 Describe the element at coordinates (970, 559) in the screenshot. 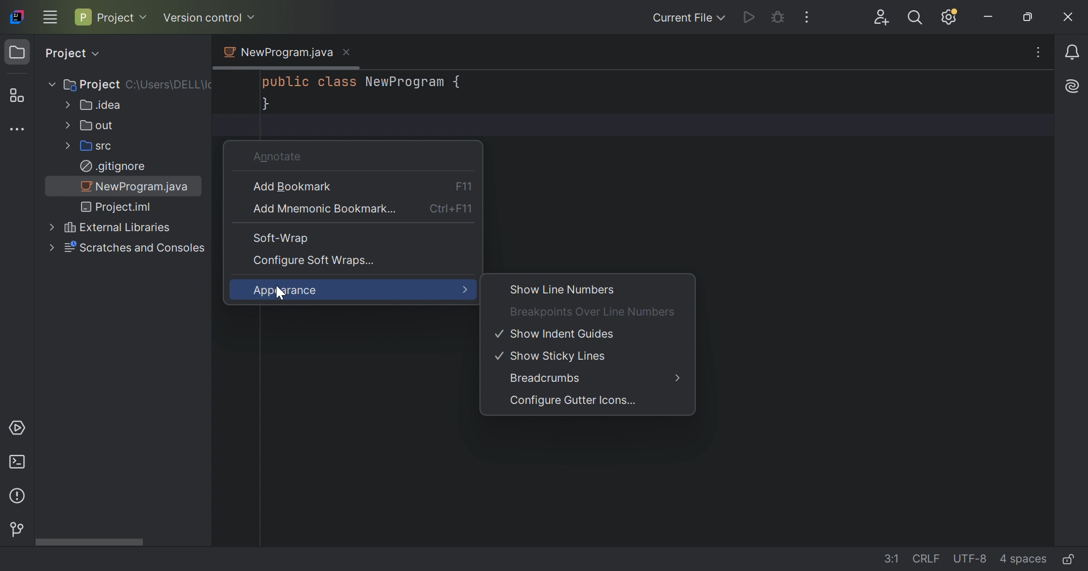

I see `UTF-8` at that location.